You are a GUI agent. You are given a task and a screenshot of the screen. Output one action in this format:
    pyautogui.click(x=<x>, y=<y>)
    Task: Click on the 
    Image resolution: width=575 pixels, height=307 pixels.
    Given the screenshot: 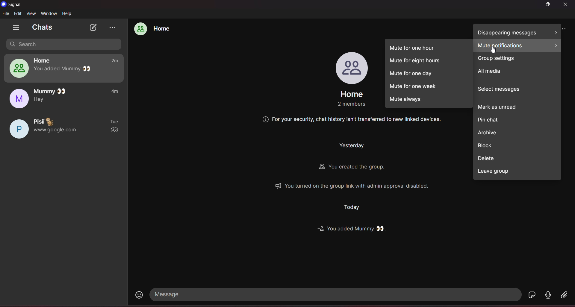 What is the action you would take?
    pyautogui.click(x=352, y=186)
    